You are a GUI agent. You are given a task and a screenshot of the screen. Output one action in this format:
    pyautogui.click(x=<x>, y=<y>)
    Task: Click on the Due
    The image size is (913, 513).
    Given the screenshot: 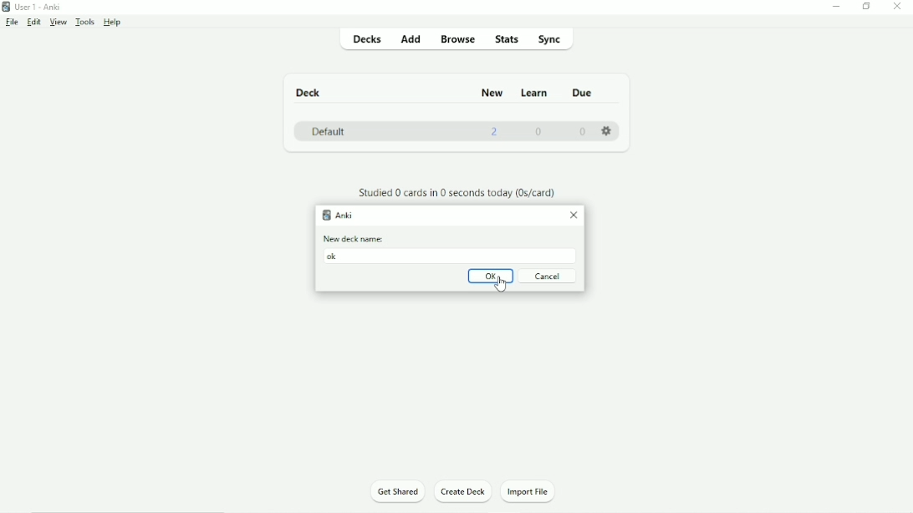 What is the action you would take?
    pyautogui.click(x=581, y=93)
    